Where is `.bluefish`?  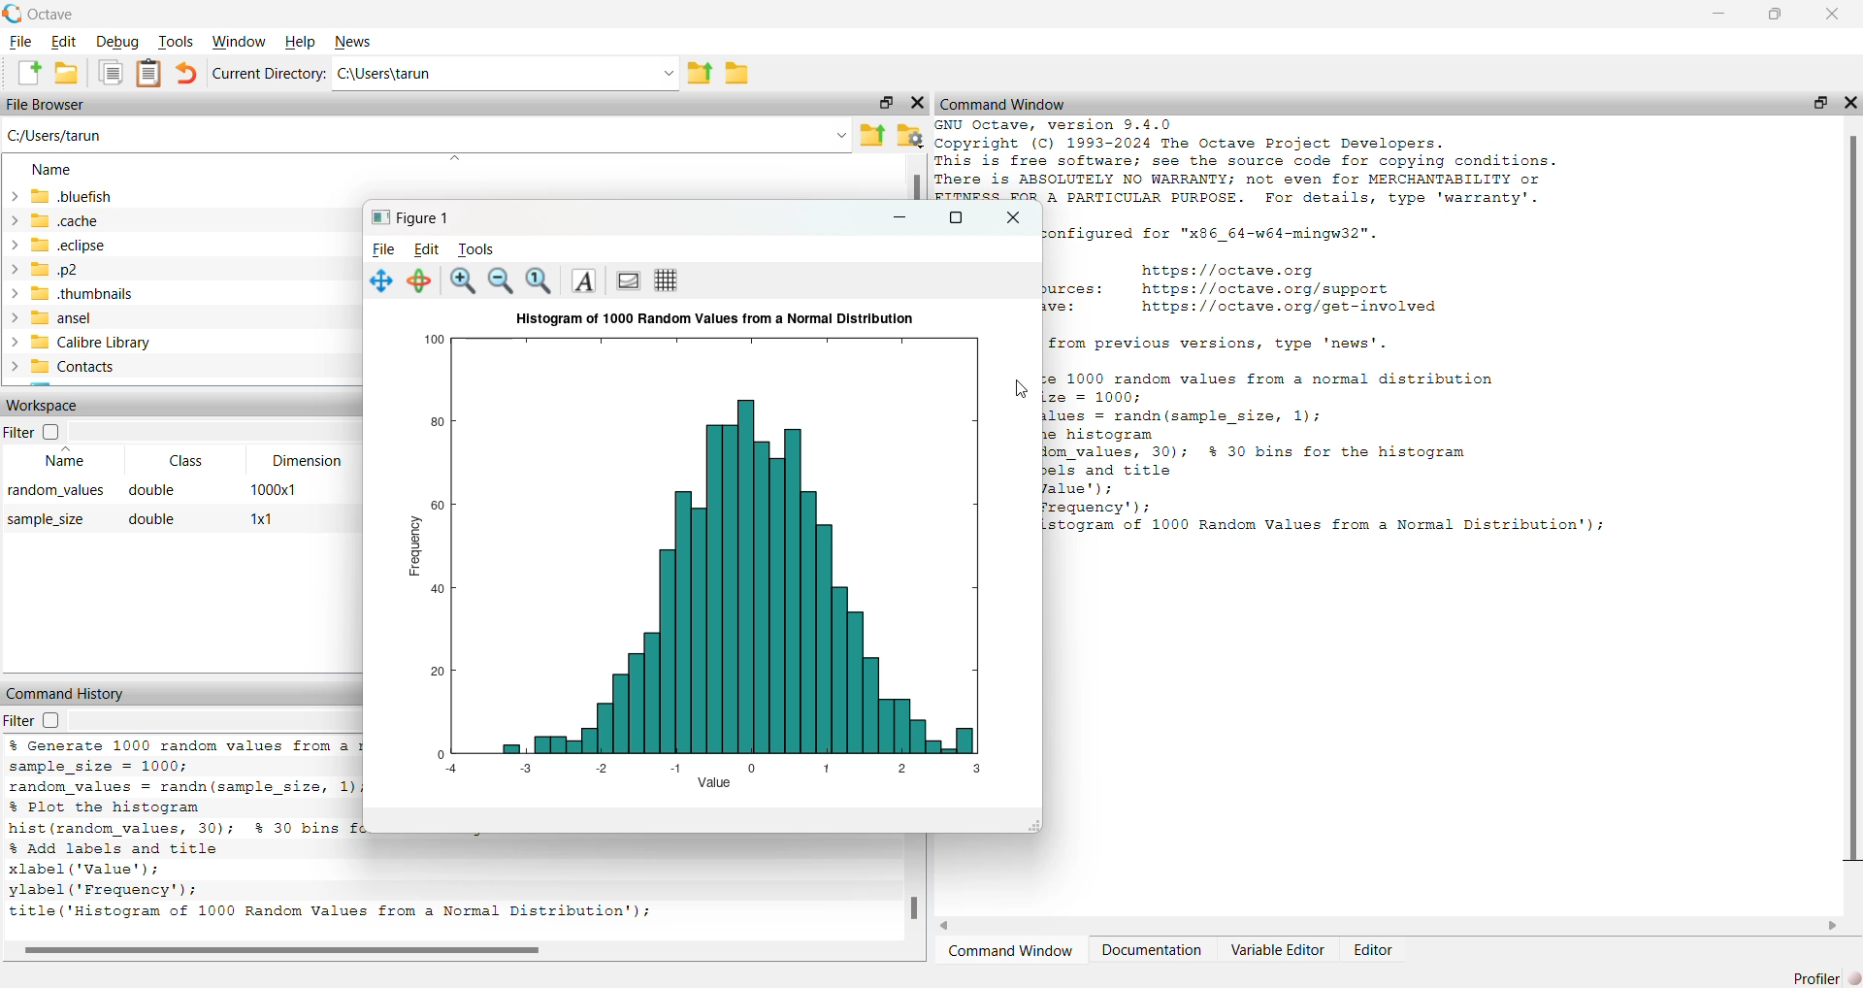
.bluefish is located at coordinates (59, 196).